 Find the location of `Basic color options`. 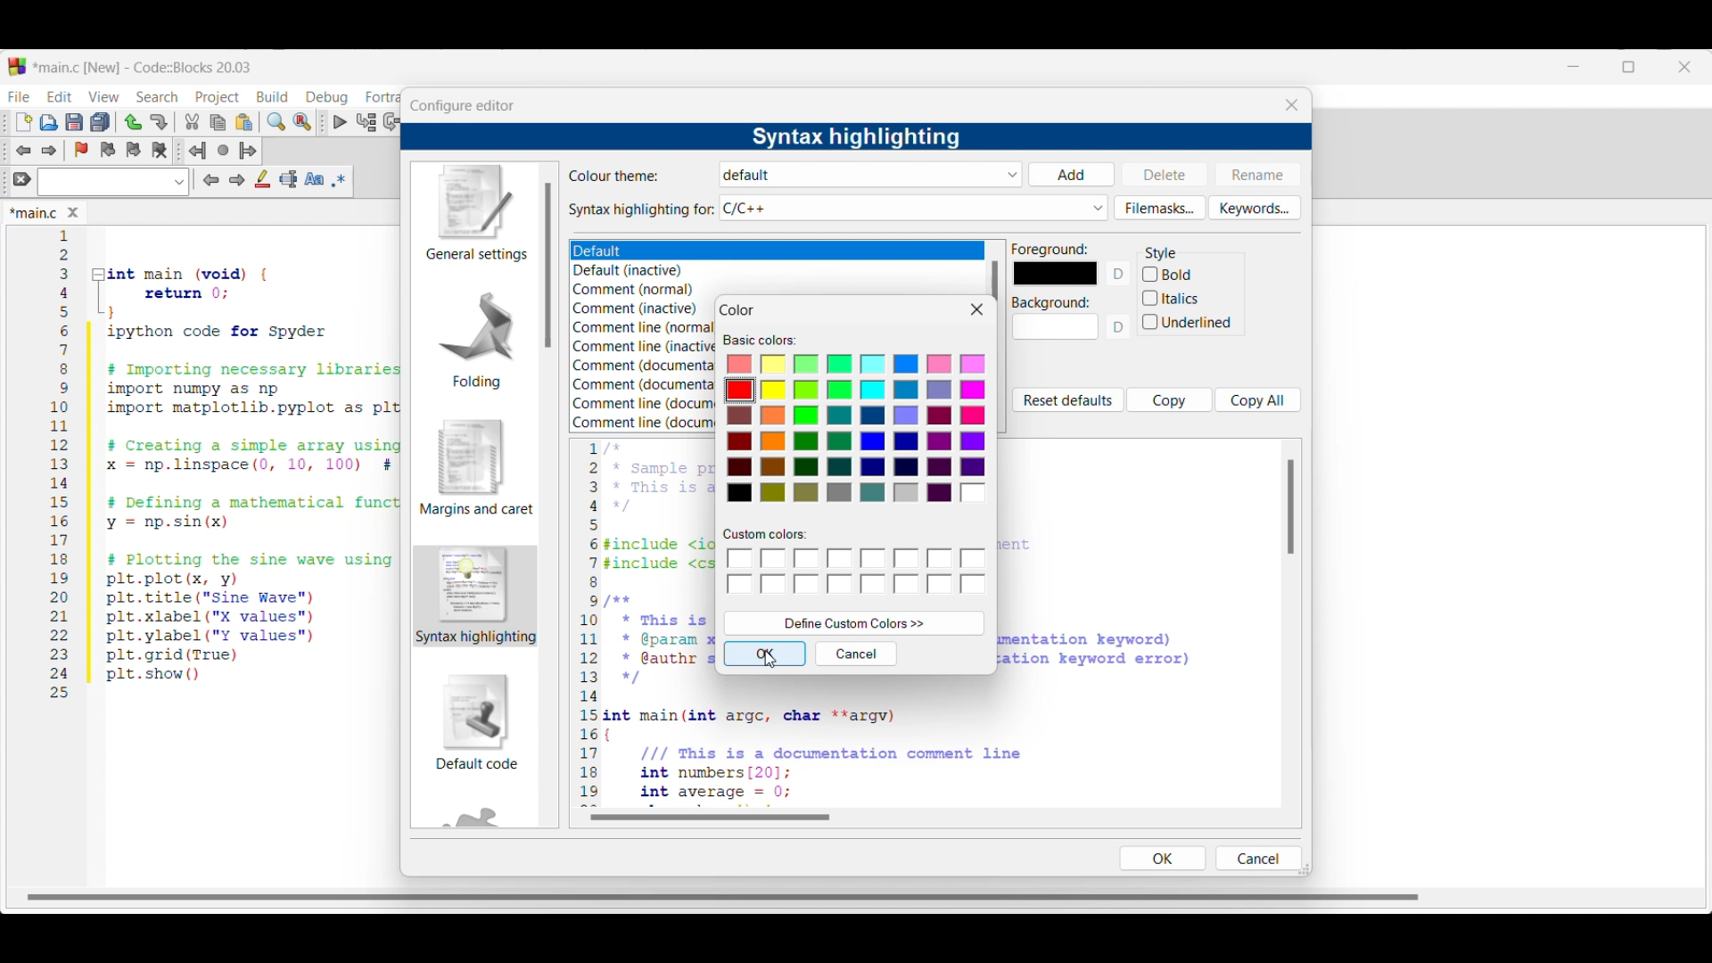

Basic color options is located at coordinates (857, 432).